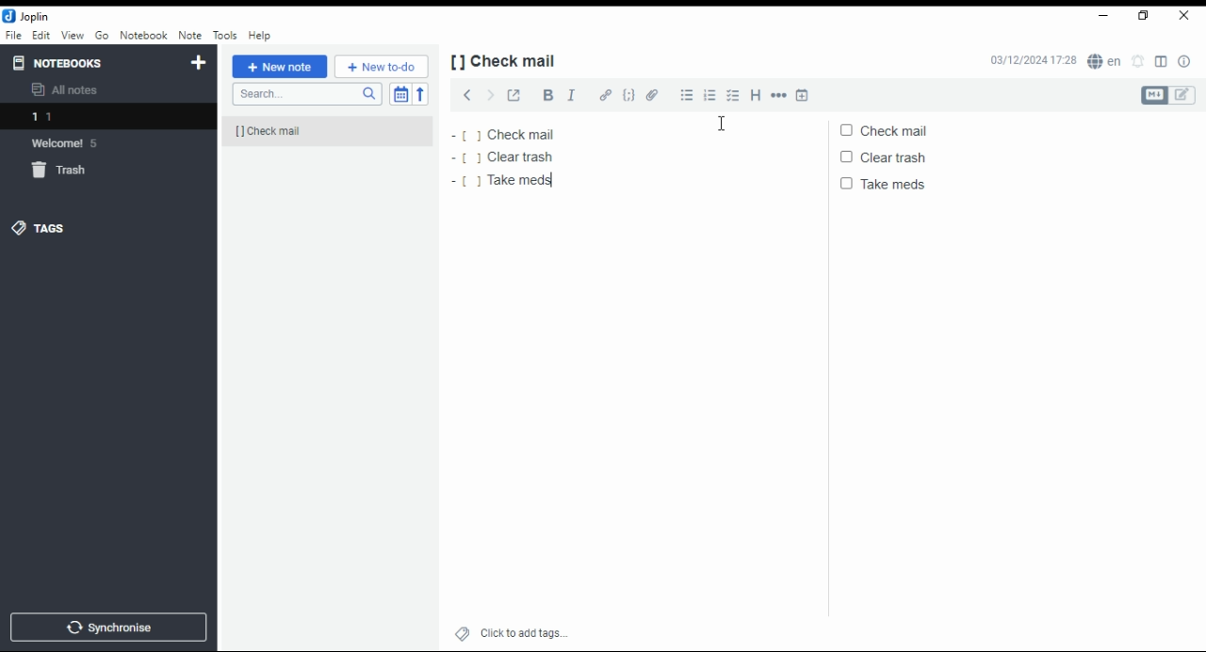 This screenshot has width=1206, height=652. Describe the element at coordinates (629, 96) in the screenshot. I see `code` at that location.